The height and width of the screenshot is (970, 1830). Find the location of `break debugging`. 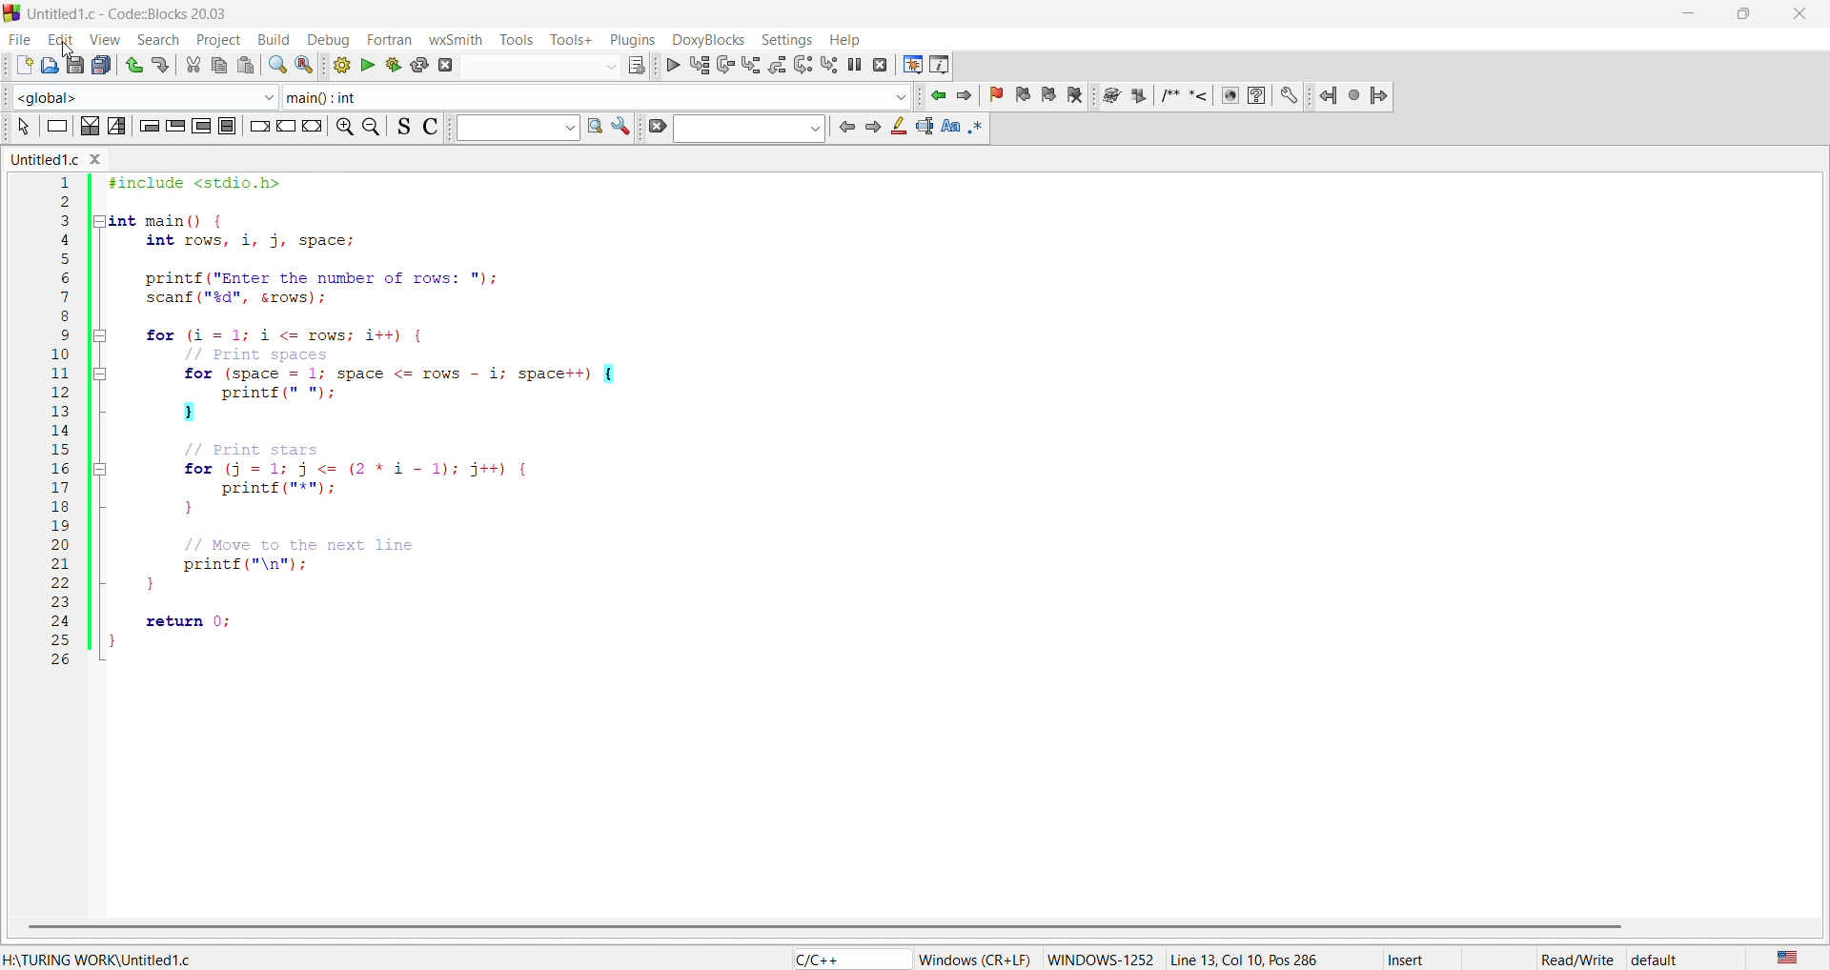

break debugging is located at coordinates (855, 63).